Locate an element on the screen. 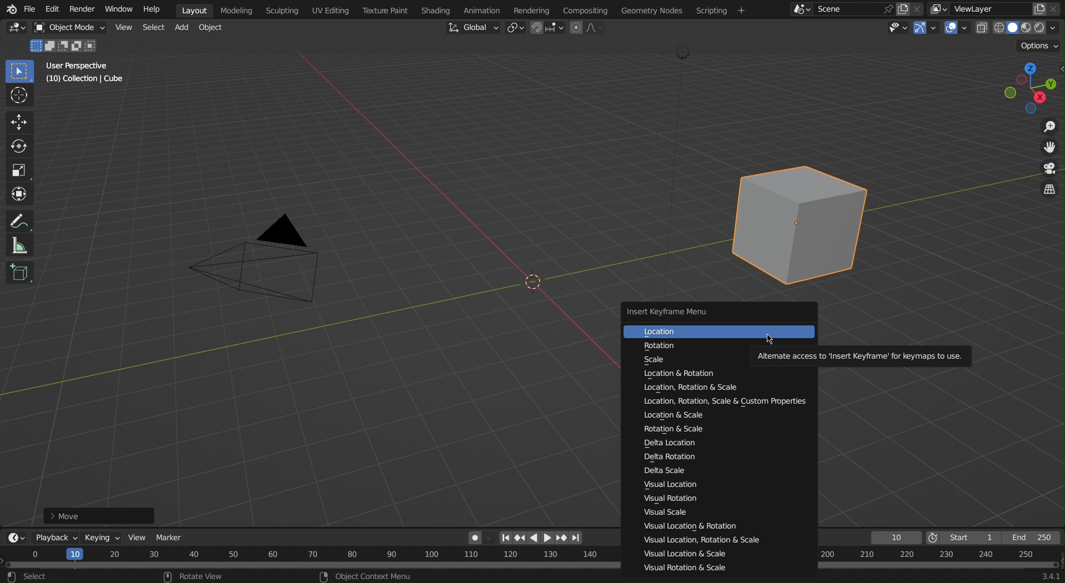 This screenshot has width=1065, height=583. View is located at coordinates (125, 28).